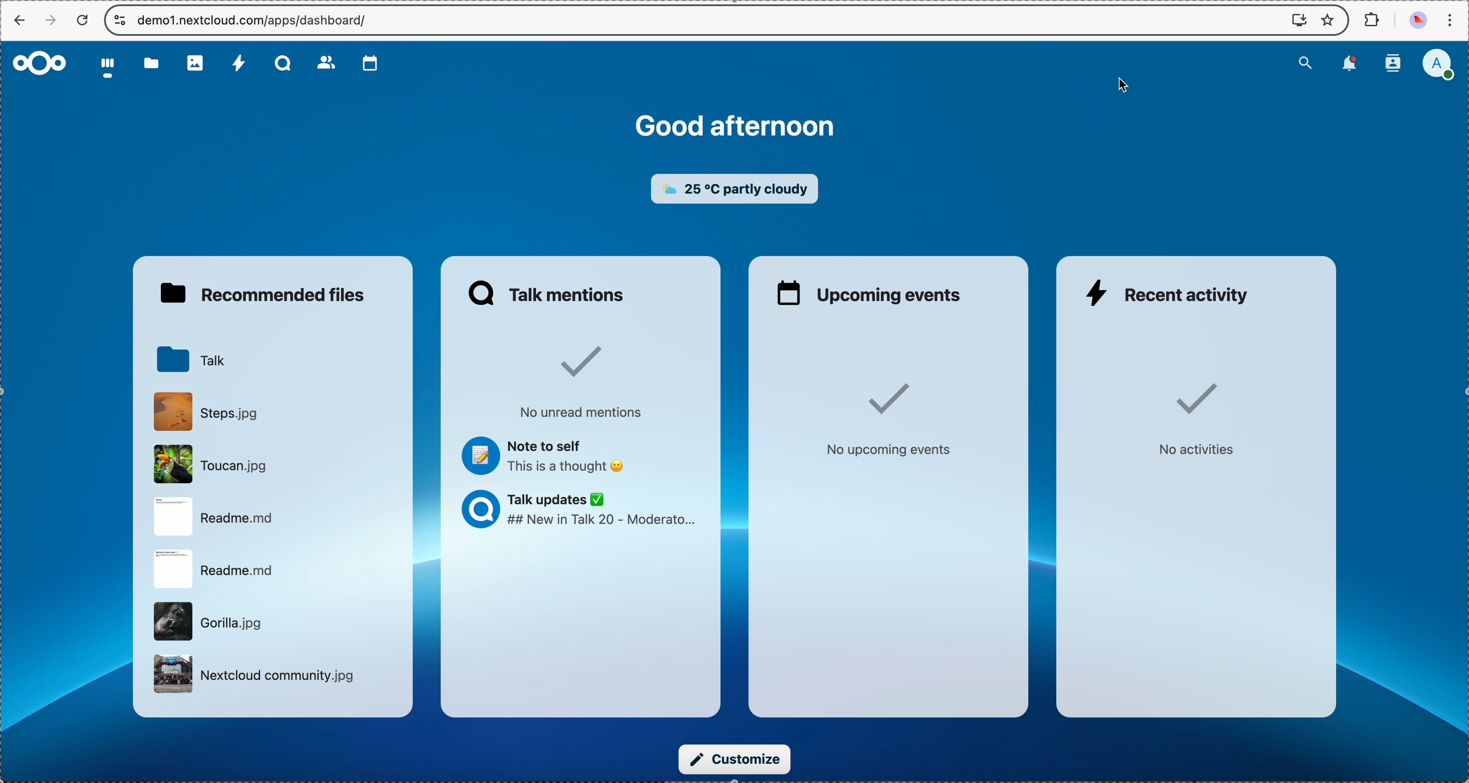  I want to click on recent activity, so click(1176, 292).